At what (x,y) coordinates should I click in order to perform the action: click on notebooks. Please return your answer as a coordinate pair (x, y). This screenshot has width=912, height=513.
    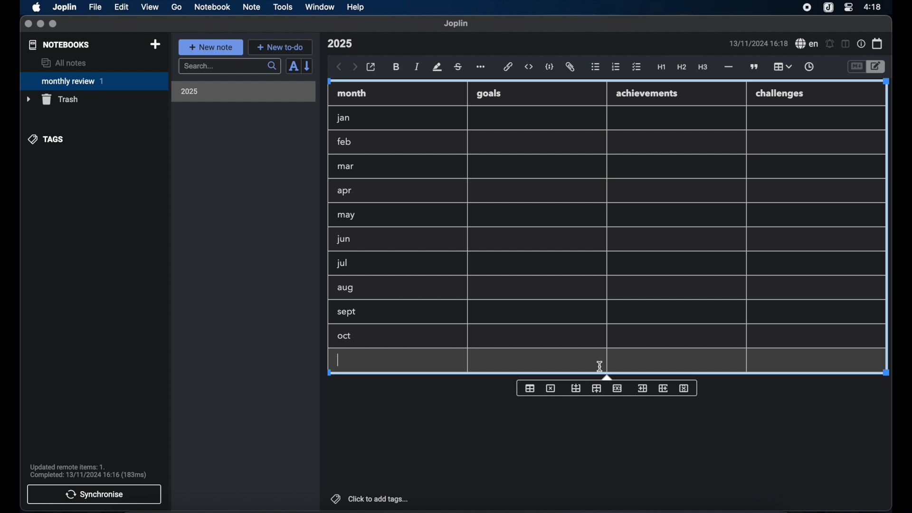
    Looking at the image, I should click on (59, 45).